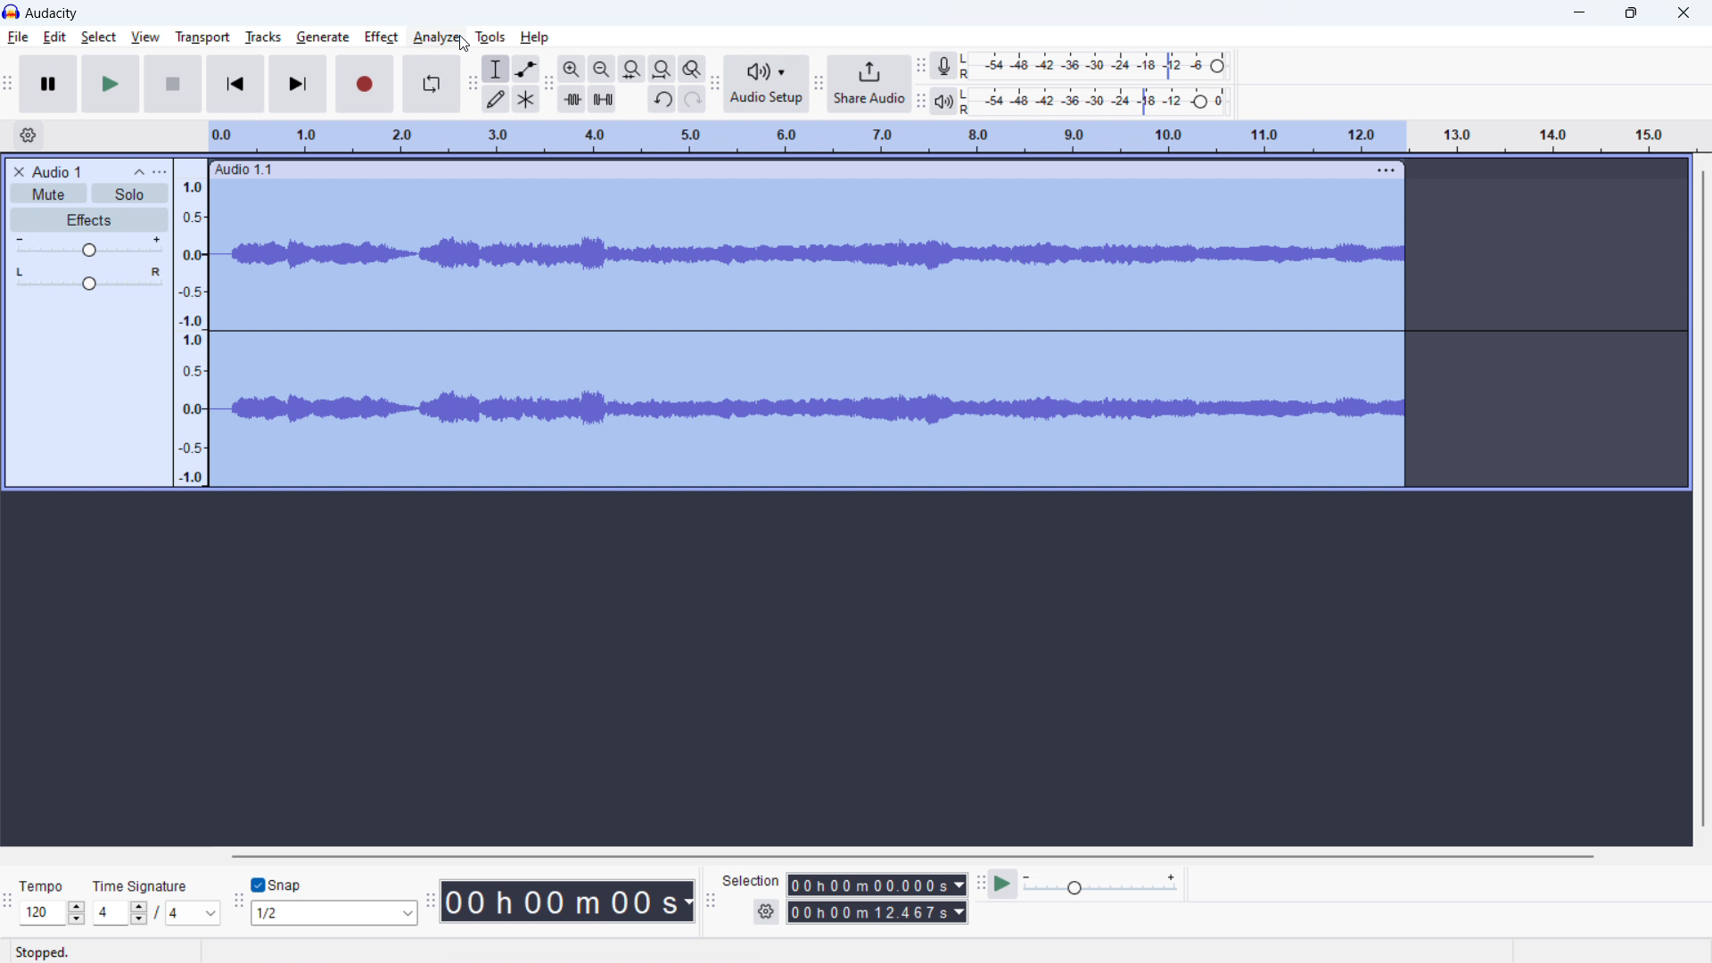 This screenshot has width=1712, height=963. I want to click on mute, so click(49, 193).